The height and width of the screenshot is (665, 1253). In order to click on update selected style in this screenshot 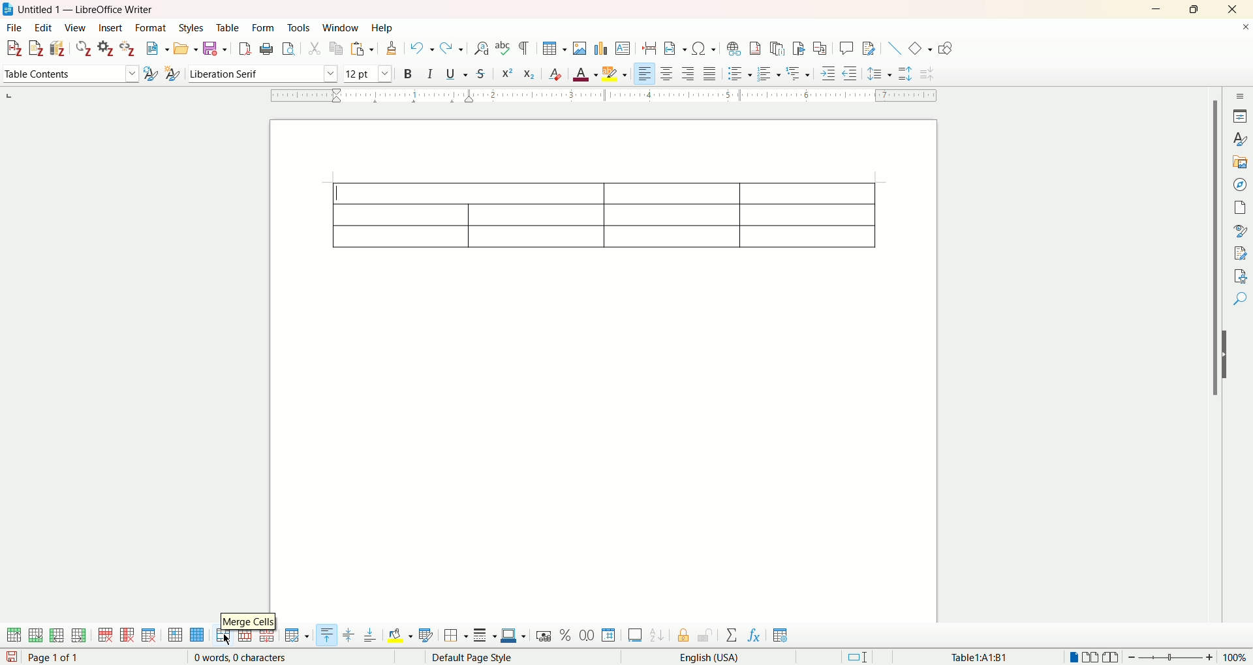, I will do `click(149, 74)`.